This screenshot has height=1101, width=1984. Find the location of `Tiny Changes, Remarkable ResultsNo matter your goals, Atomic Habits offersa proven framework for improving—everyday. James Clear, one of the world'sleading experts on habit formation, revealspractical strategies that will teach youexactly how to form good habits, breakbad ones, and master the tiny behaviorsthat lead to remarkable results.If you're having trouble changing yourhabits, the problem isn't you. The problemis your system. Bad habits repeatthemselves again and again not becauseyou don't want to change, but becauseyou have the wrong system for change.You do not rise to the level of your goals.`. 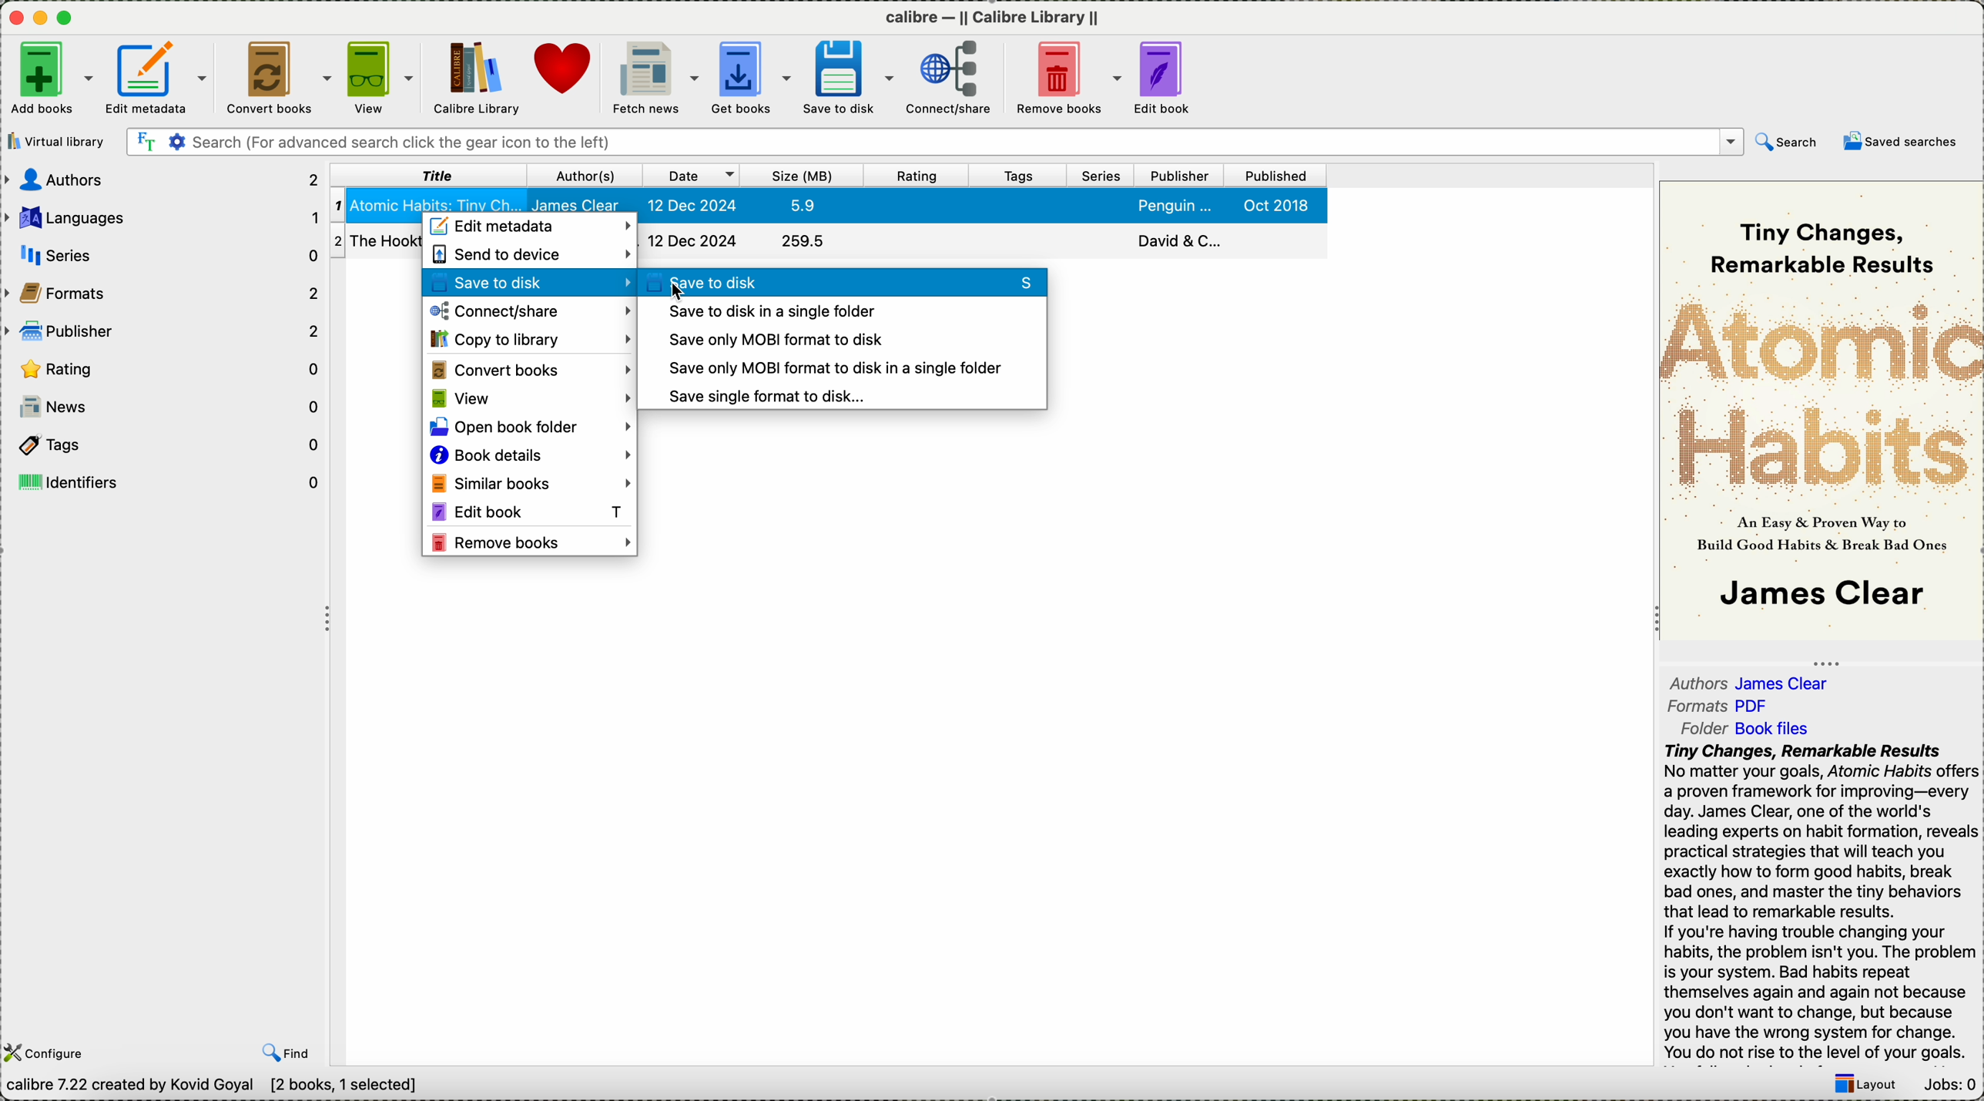

Tiny Changes, Remarkable ResultsNo matter your goals, Atomic Habits offersa proven framework for improving—everyday. James Clear, one of the world'sleading experts on habit formation, revealspractical strategies that will teach youexactly how to form good habits, breakbad ones, and master the tiny behaviorsthat lead to remarkable results.If you're having trouble changing yourhabits, the problem isn't you. The problemis your system. Bad habits repeatthemselves again and again not becauseyou don't want to change, but becauseyou have the wrong system for change.You do not rise to the level of your goals. is located at coordinates (1817, 902).